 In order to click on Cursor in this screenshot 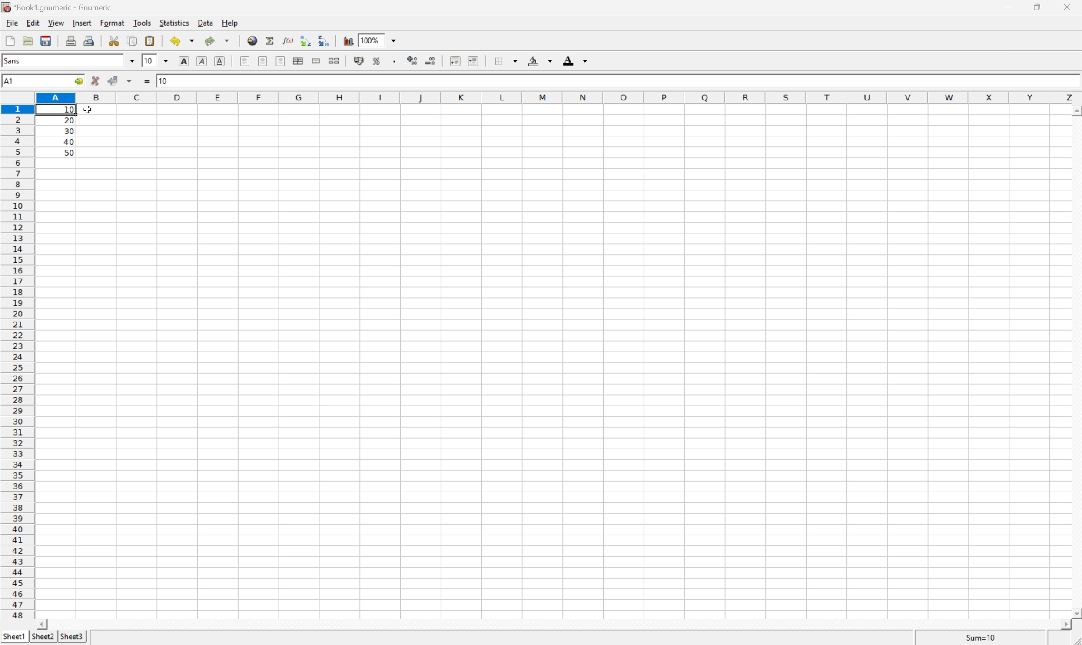, I will do `click(87, 110)`.